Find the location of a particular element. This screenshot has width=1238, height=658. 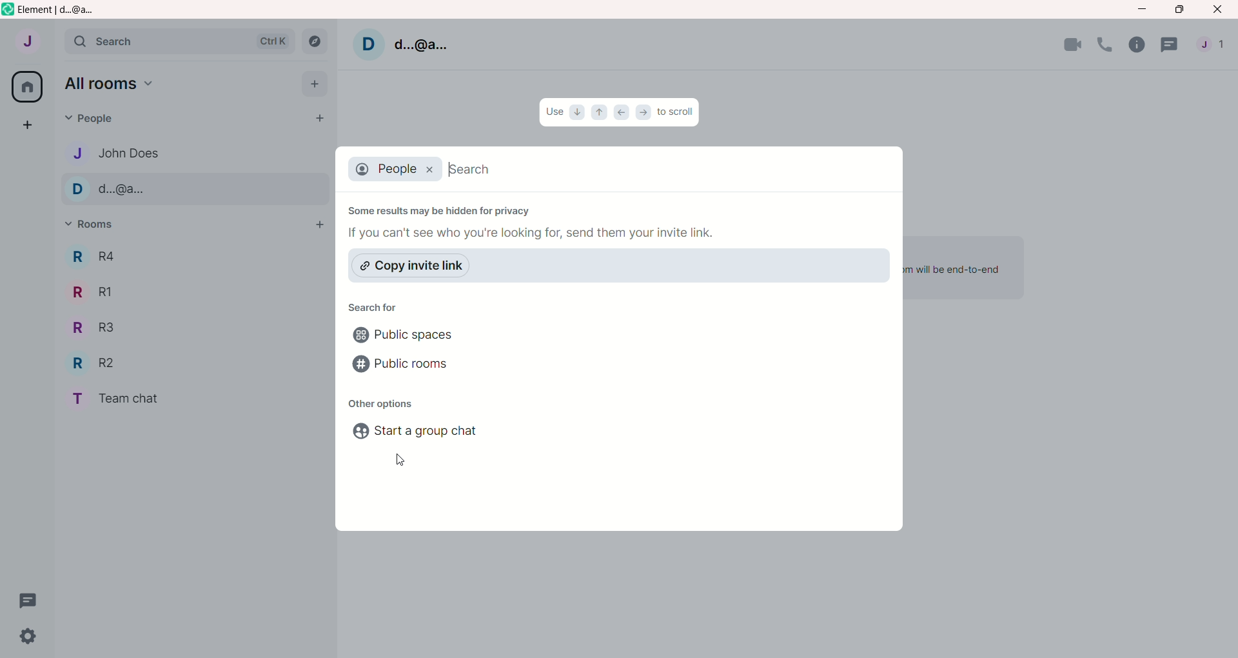

search bar is located at coordinates (670, 170).